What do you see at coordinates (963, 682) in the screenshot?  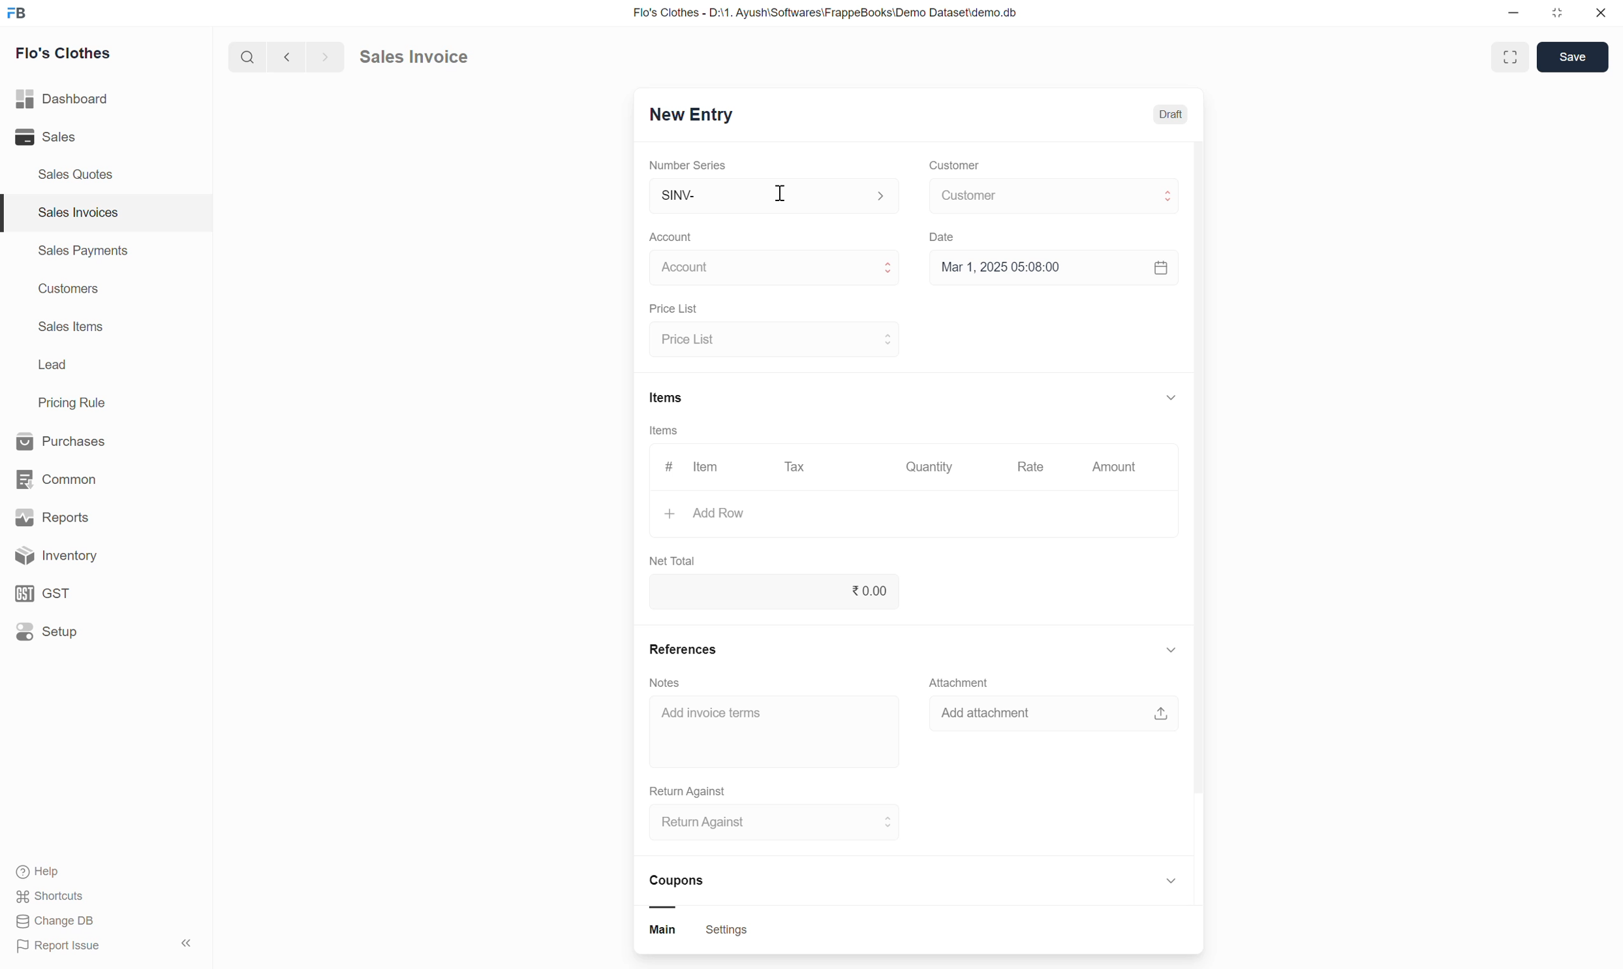 I see `Attachment` at bounding box center [963, 682].